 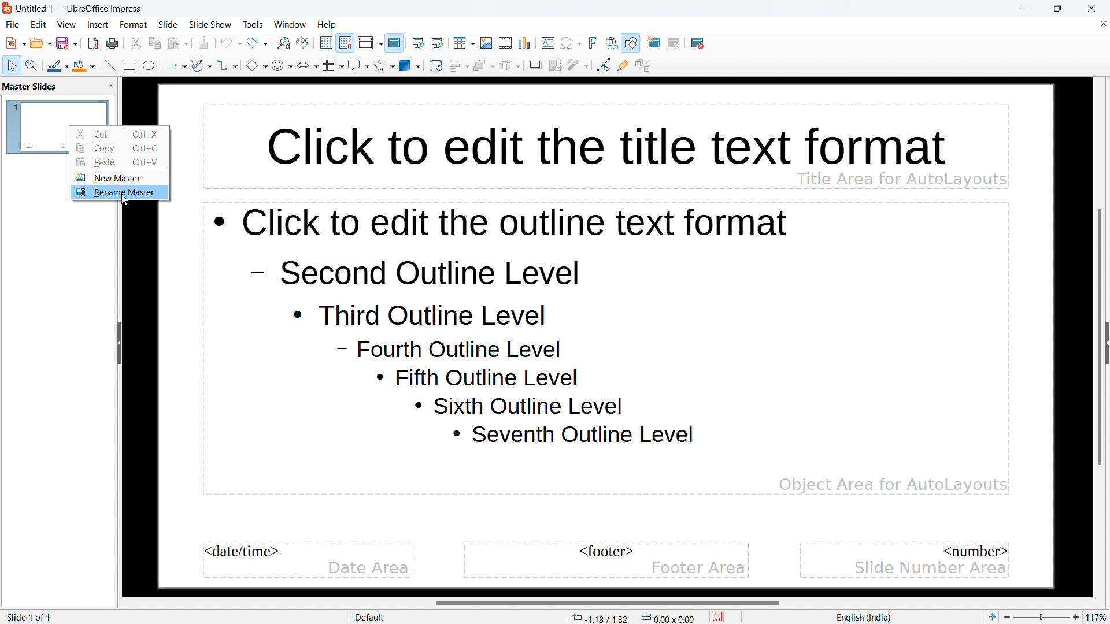 What do you see at coordinates (371, 617) in the screenshot?
I see `Default` at bounding box center [371, 617].